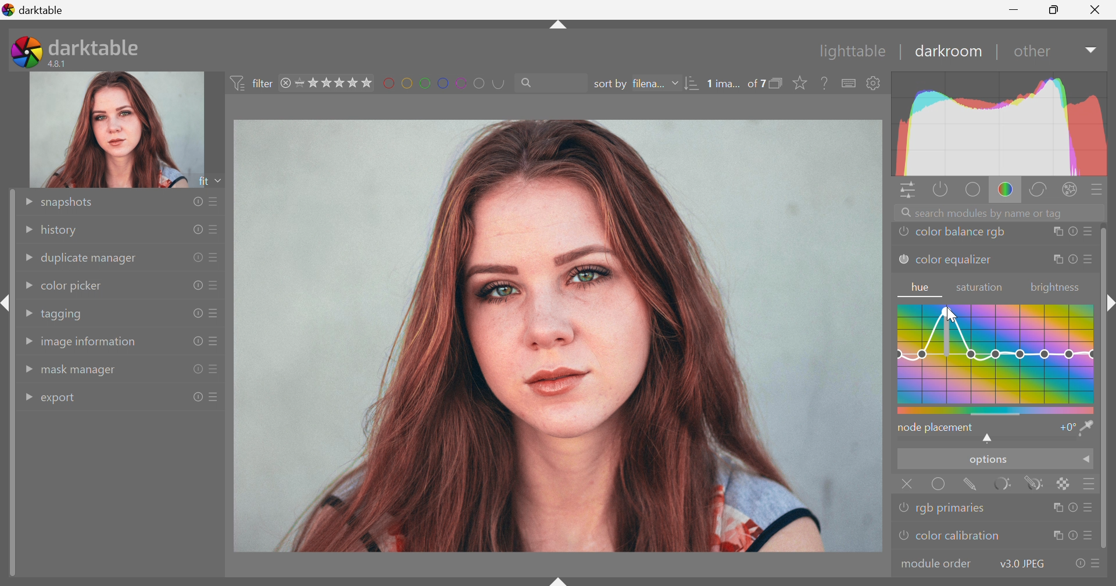  What do you see at coordinates (70, 202) in the screenshot?
I see `snapshots` at bounding box center [70, 202].